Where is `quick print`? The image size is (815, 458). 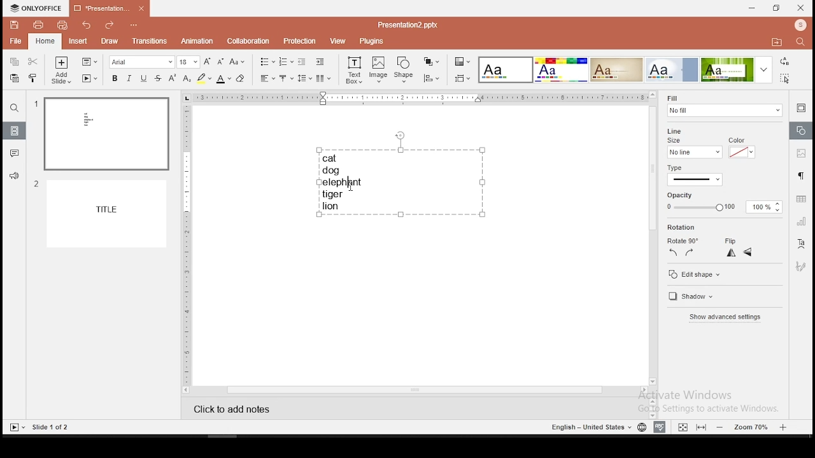
quick print is located at coordinates (62, 25).